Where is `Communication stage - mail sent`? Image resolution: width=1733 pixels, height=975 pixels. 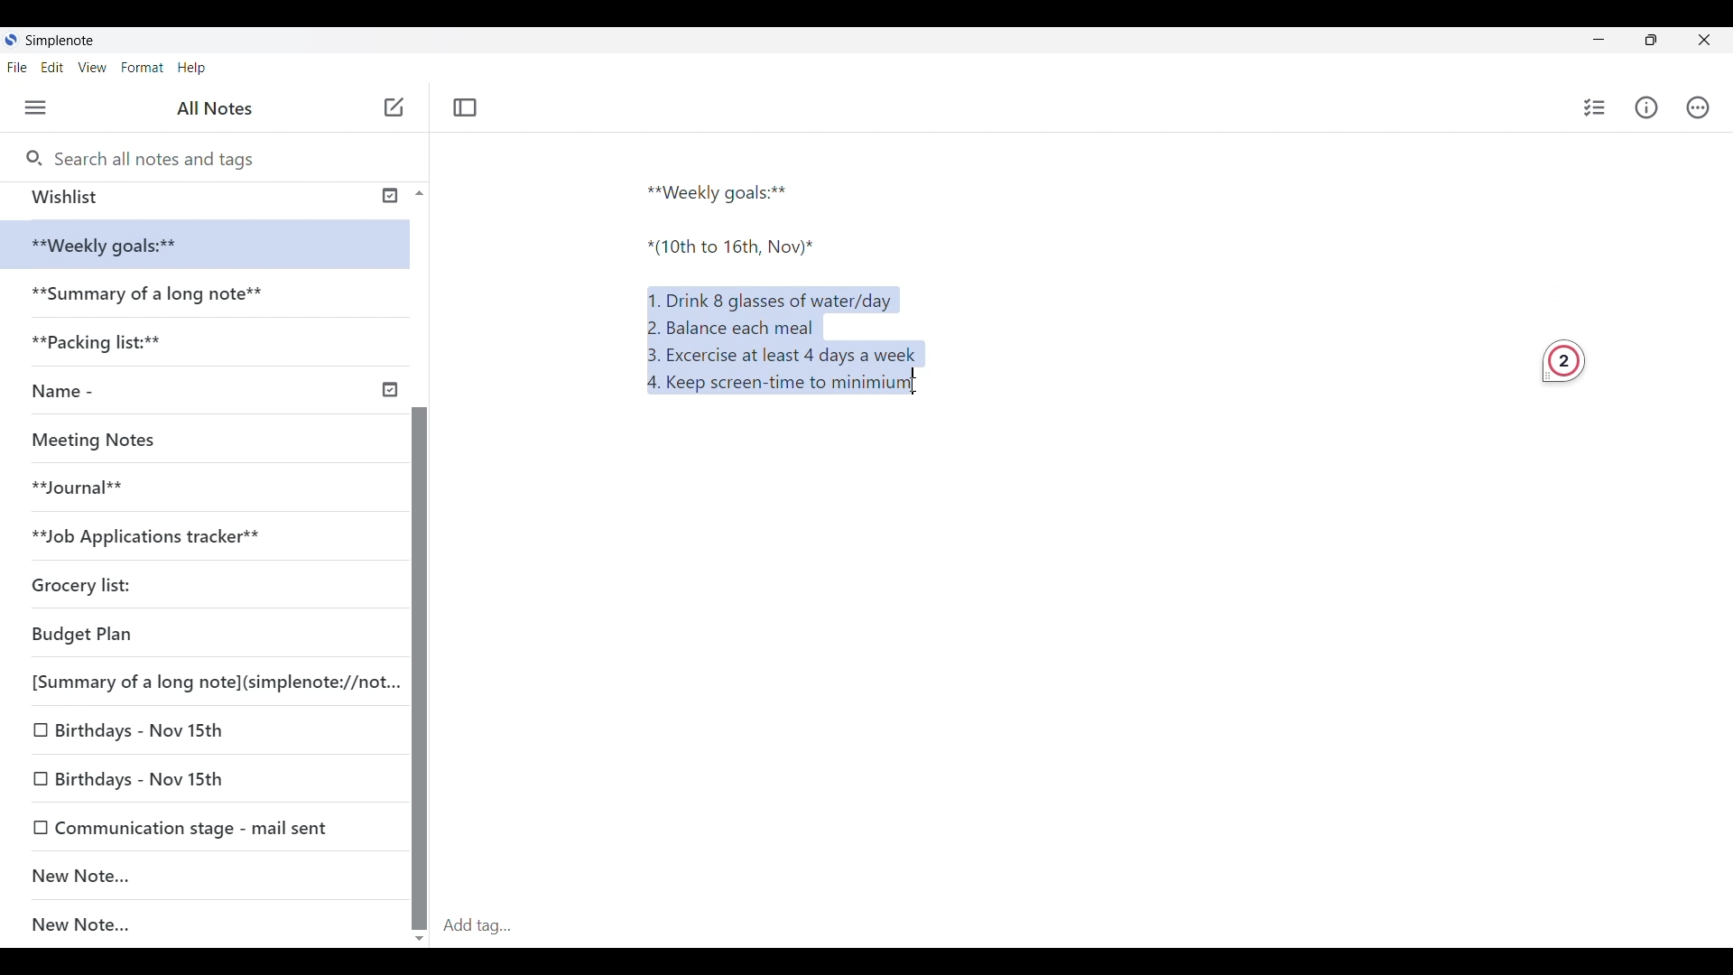 Communication stage - mail sent is located at coordinates (205, 827).